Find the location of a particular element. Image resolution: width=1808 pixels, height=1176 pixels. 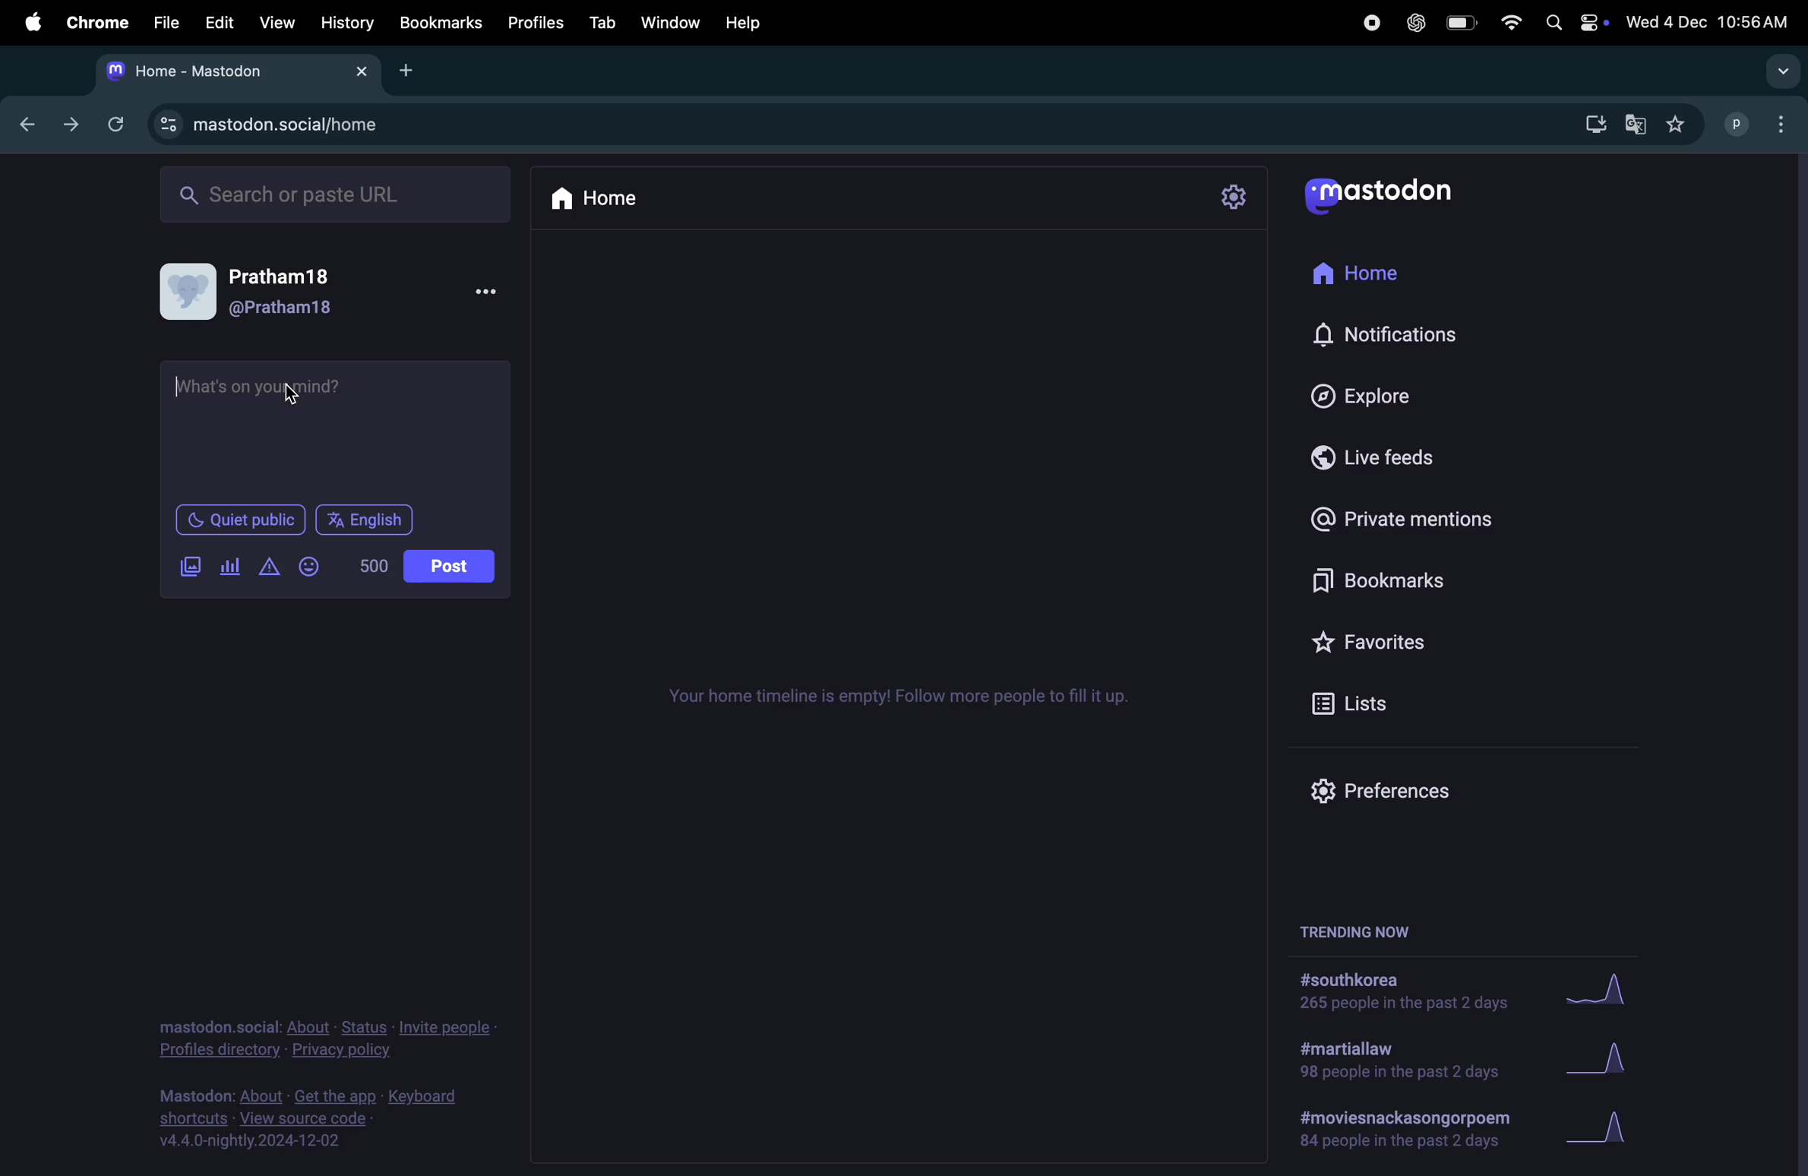

Book marks is located at coordinates (440, 23).